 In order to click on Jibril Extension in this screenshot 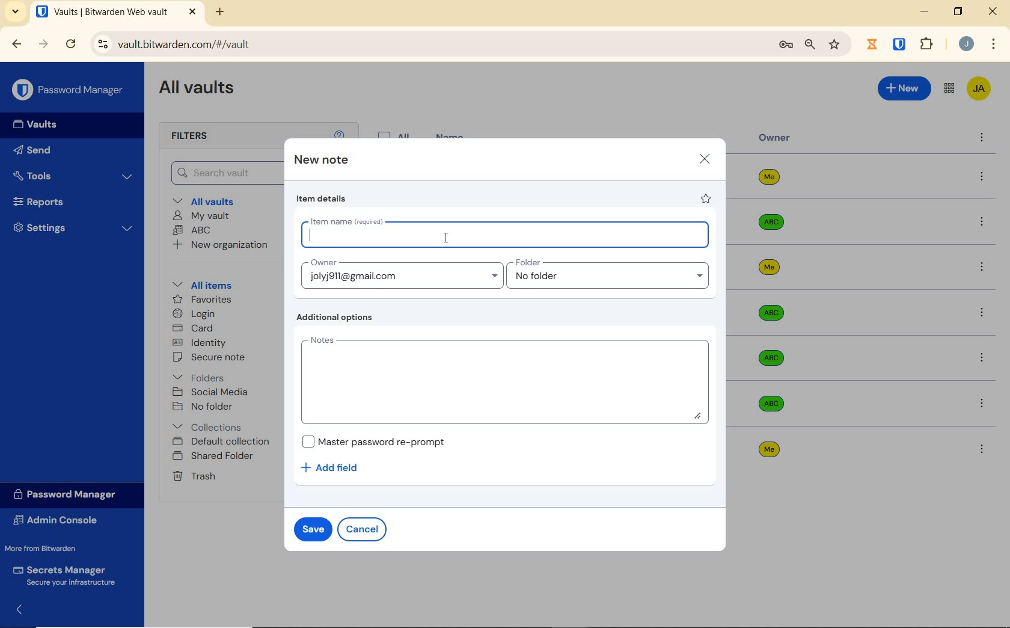, I will do `click(874, 44)`.